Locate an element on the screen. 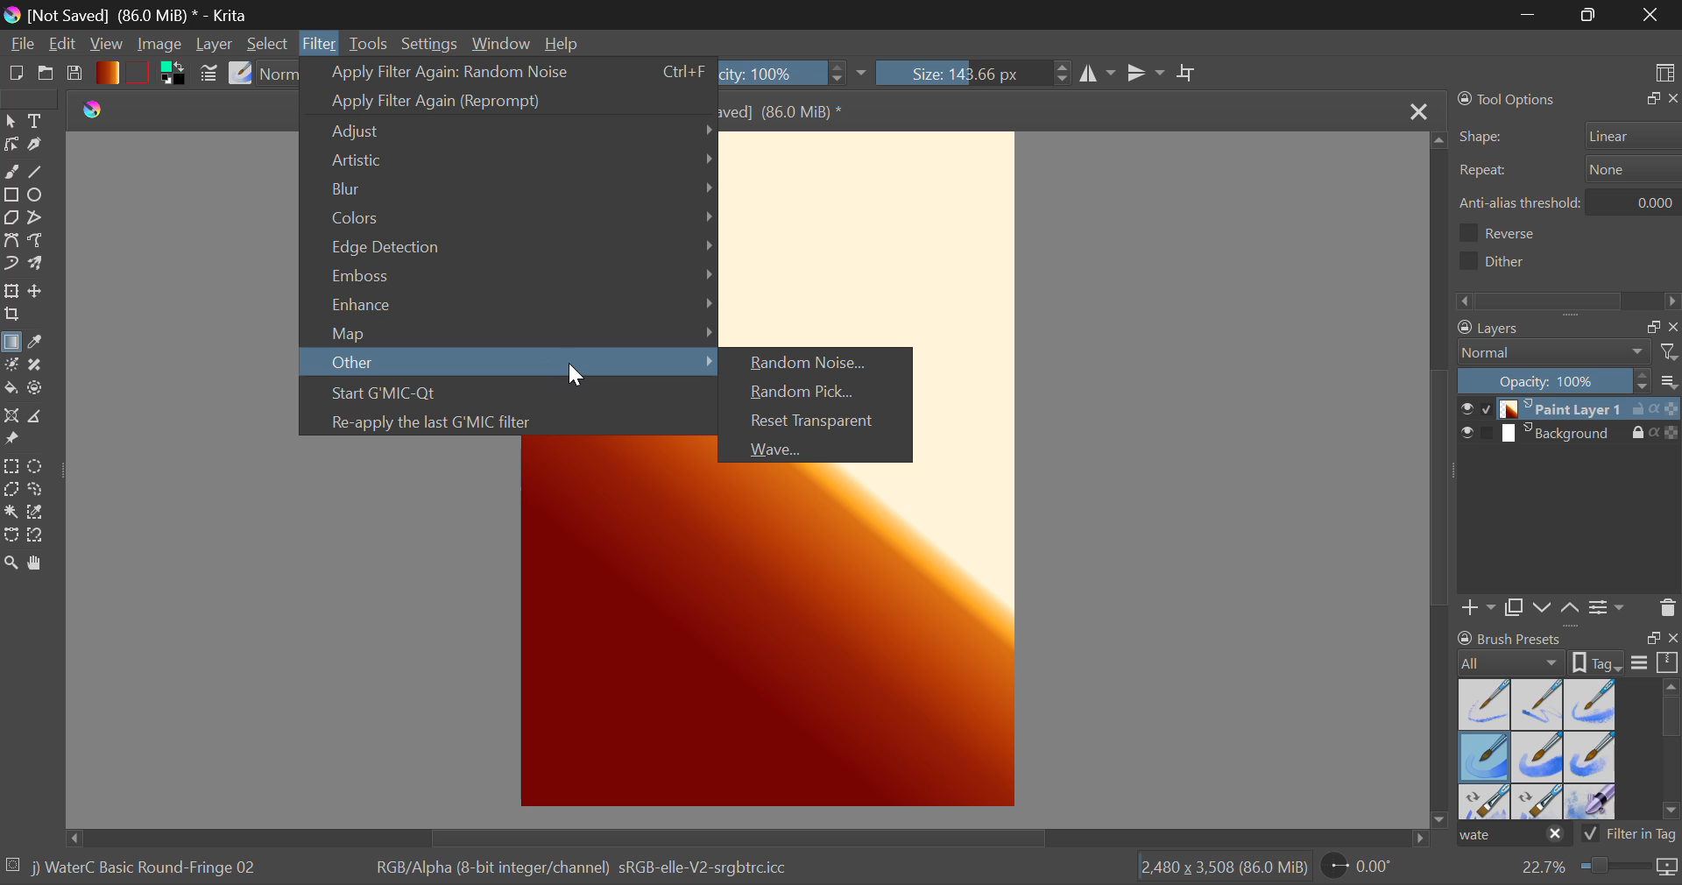  Image is located at coordinates (163, 46).